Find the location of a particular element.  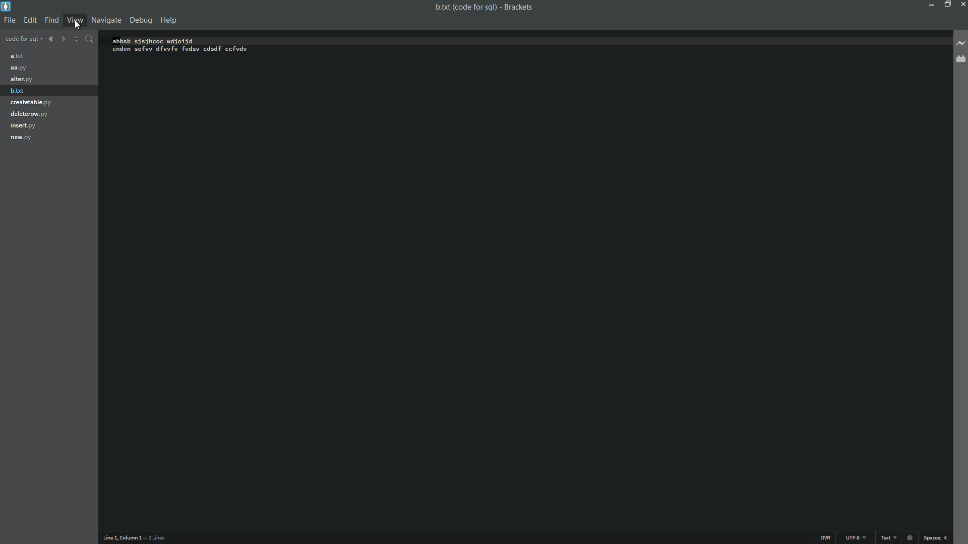

Number of lines is located at coordinates (157, 538).